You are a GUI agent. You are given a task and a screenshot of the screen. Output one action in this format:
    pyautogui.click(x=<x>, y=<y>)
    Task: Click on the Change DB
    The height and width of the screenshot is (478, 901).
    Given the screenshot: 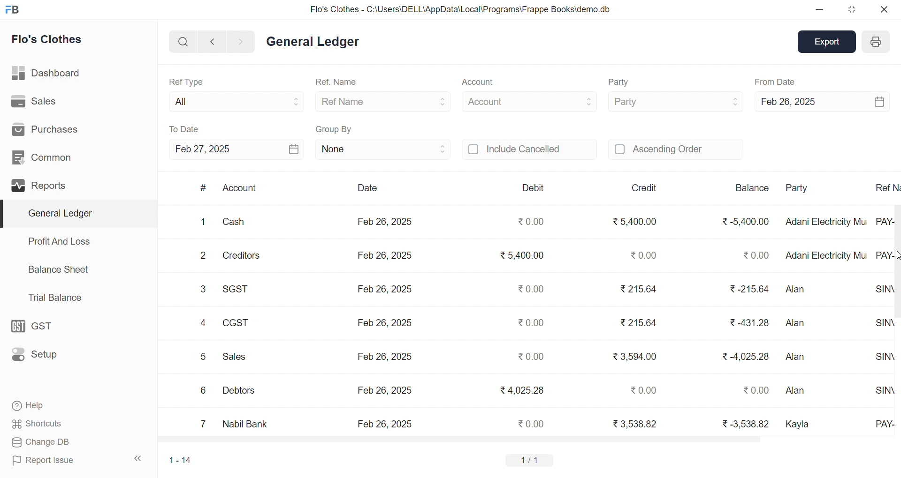 What is the action you would take?
    pyautogui.click(x=39, y=441)
    